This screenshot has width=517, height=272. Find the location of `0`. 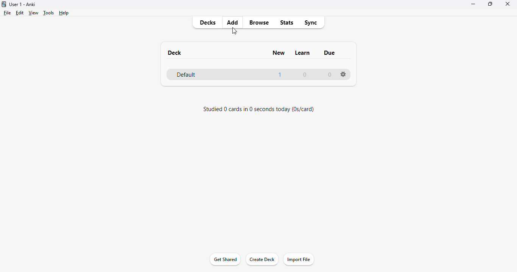

0 is located at coordinates (330, 75).